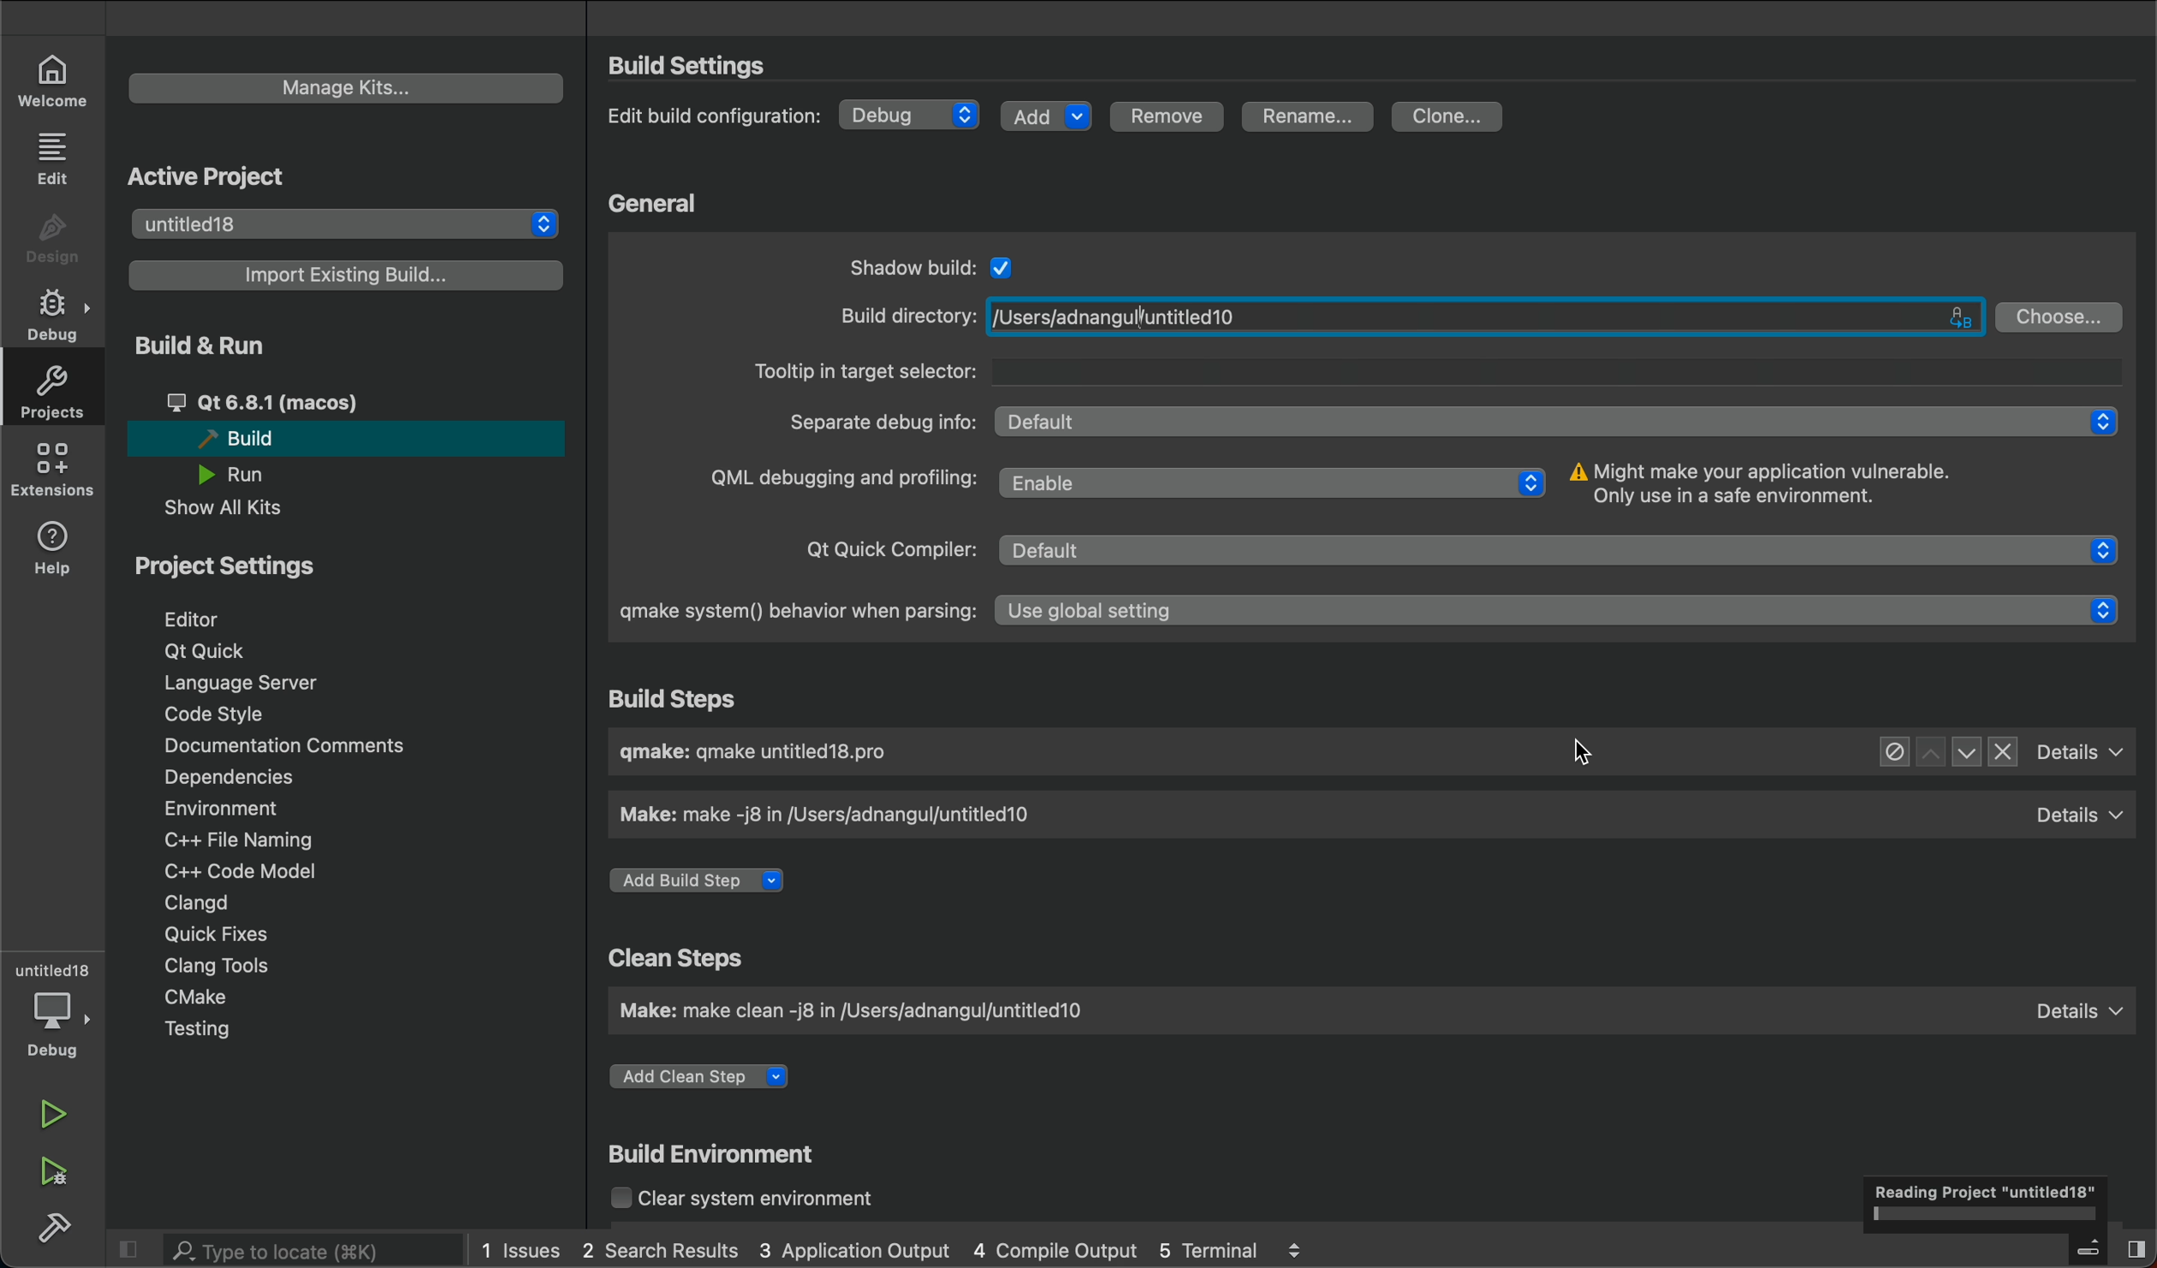 This screenshot has width=2157, height=1268. What do you see at coordinates (1768, 483) in the screenshot?
I see `Might make your application vulnerable.
Only use in a safe environment.` at bounding box center [1768, 483].